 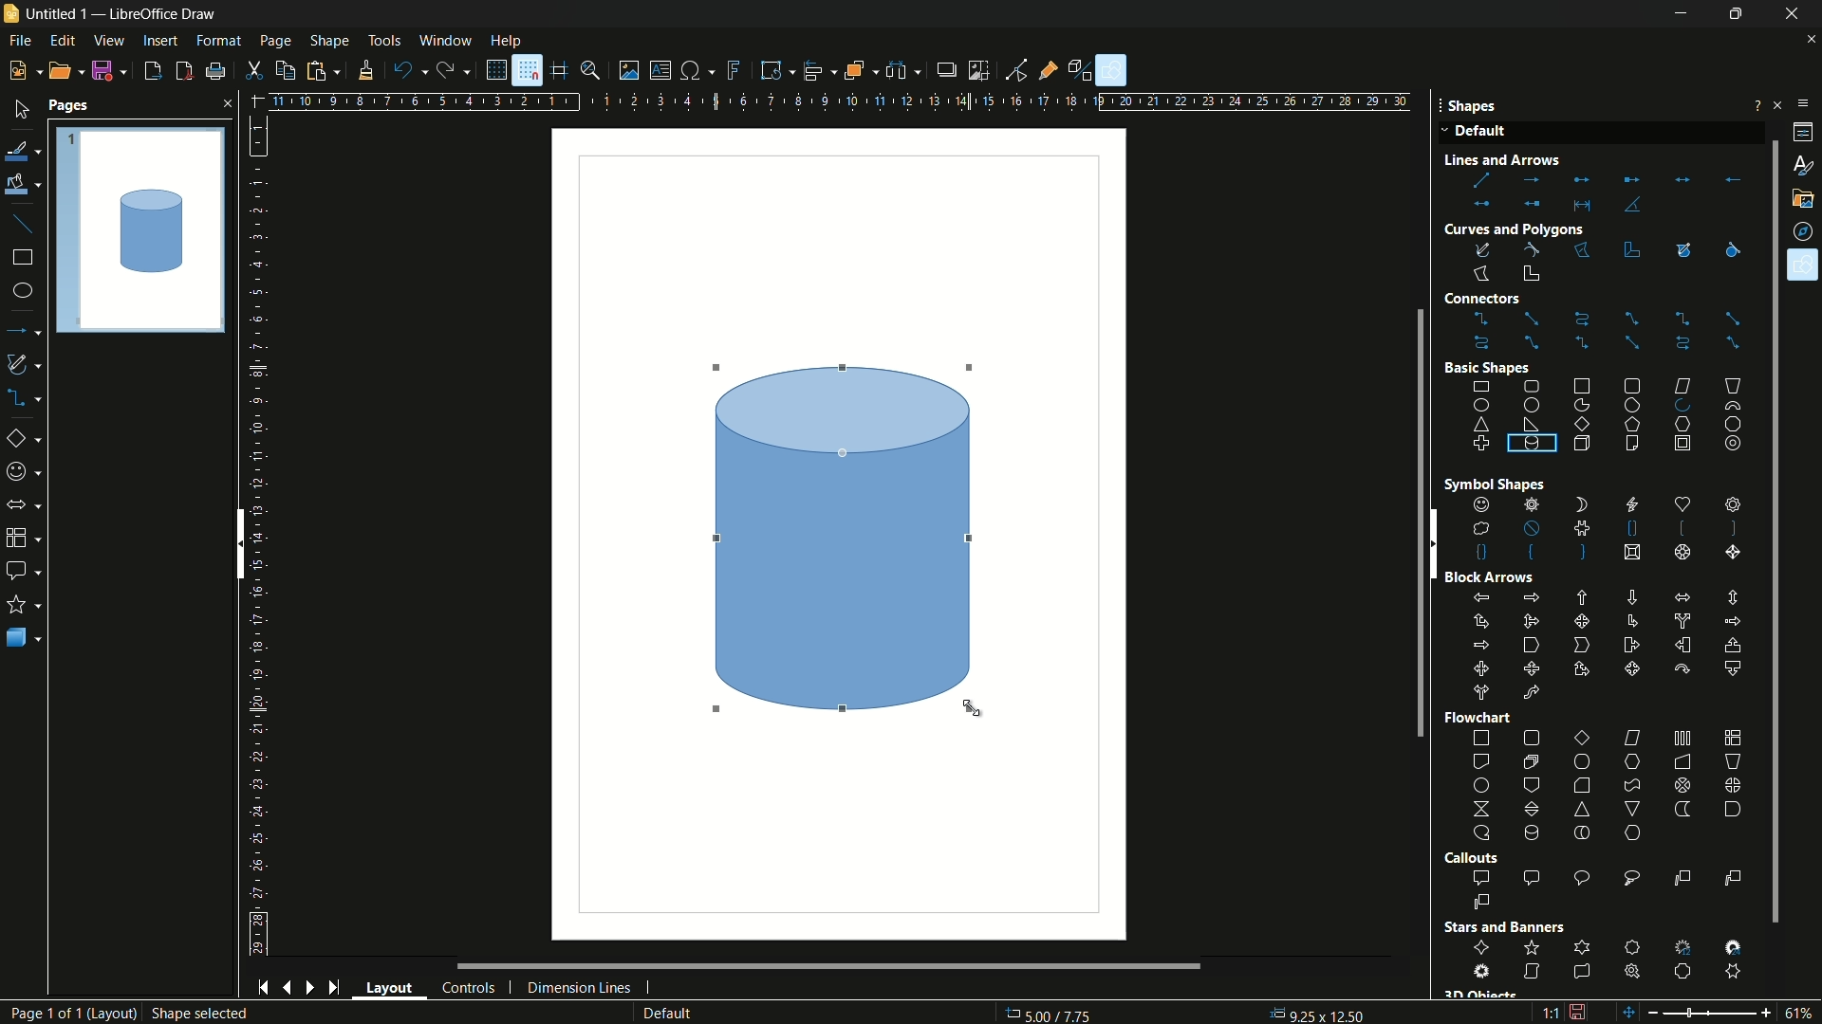 What do you see at coordinates (238, 543) in the screenshot?
I see `scroll bar` at bounding box center [238, 543].